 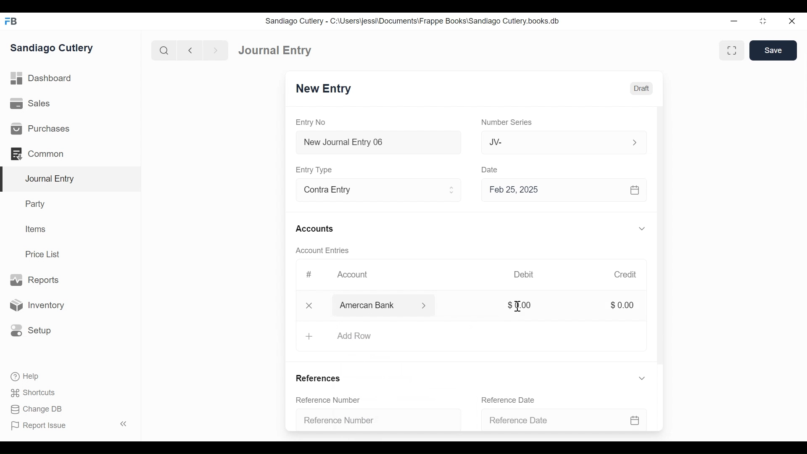 What do you see at coordinates (71, 179) in the screenshot?
I see `Journal Entry` at bounding box center [71, 179].